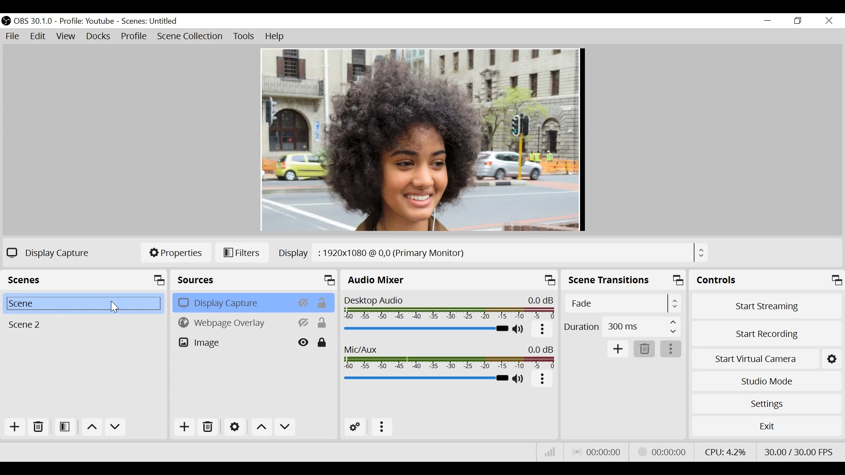 This screenshot has width=845, height=475. I want to click on Bitrate, so click(548, 451).